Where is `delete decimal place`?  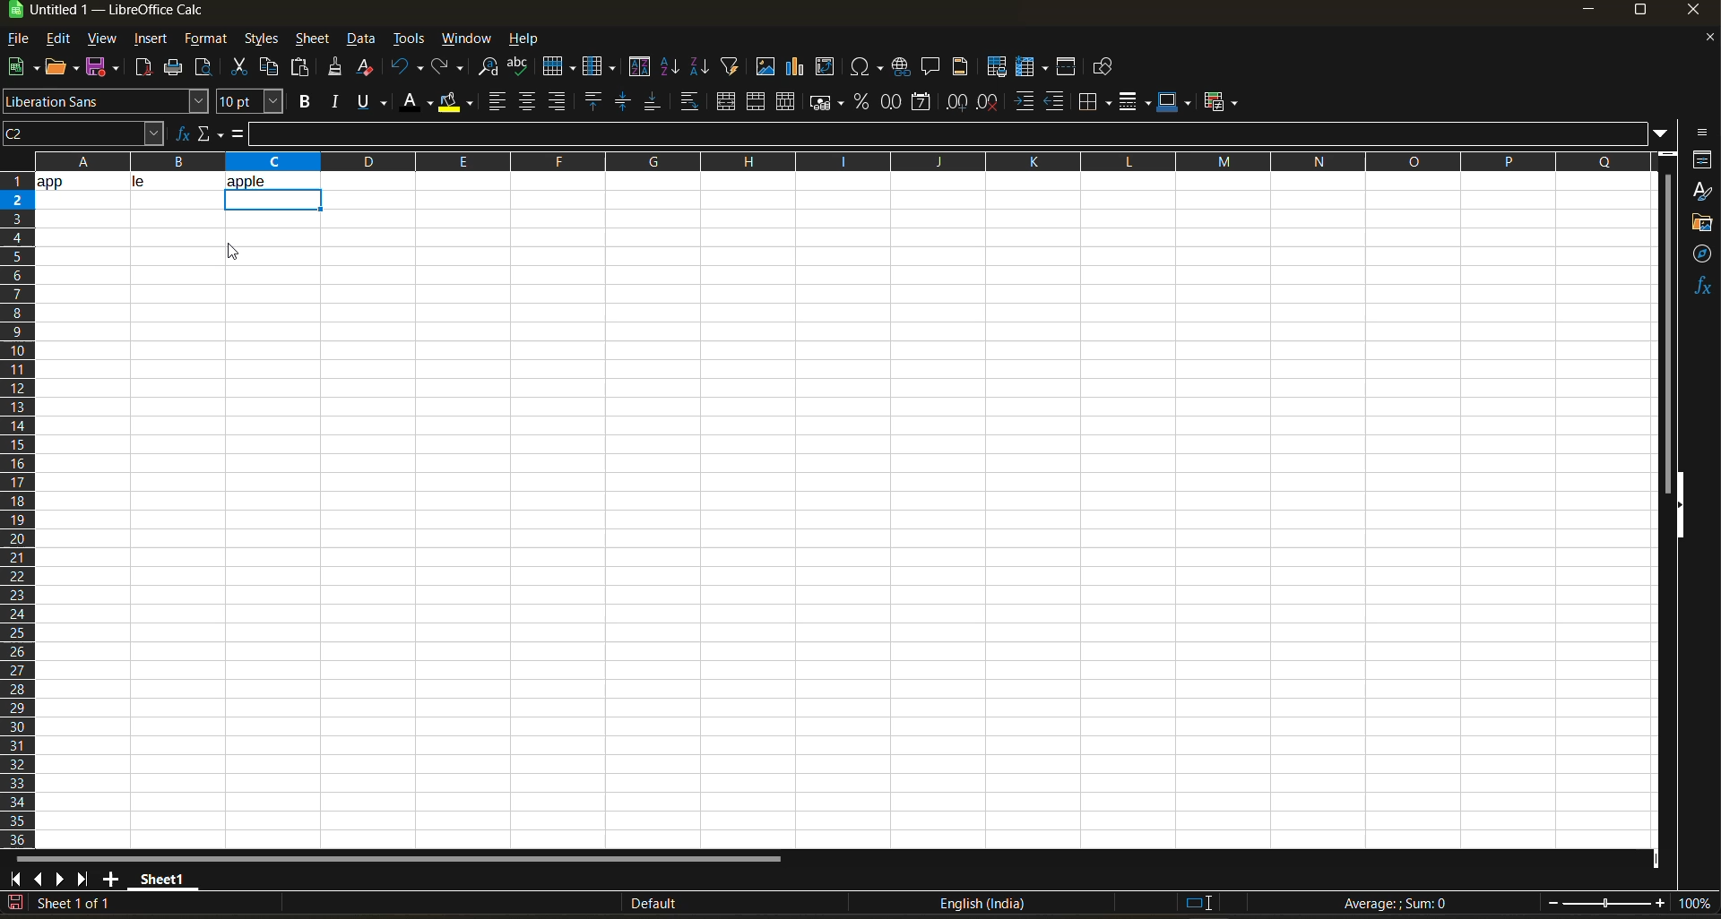
delete decimal place is located at coordinates (989, 102).